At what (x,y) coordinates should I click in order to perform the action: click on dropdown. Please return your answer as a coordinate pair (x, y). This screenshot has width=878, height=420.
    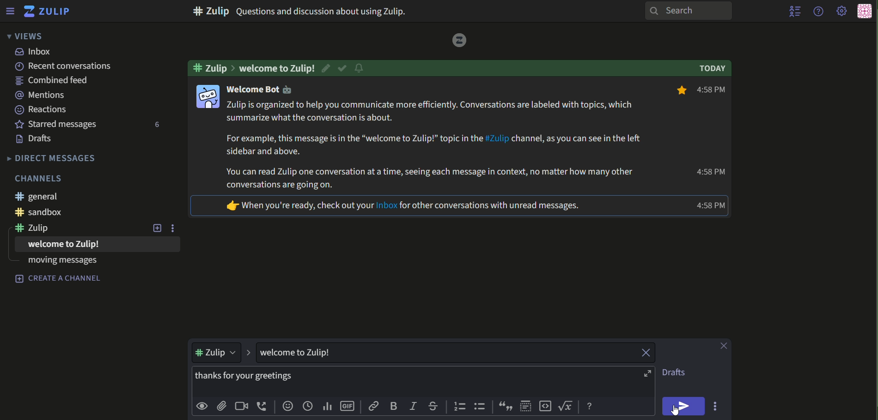
    Looking at the image, I should click on (218, 353).